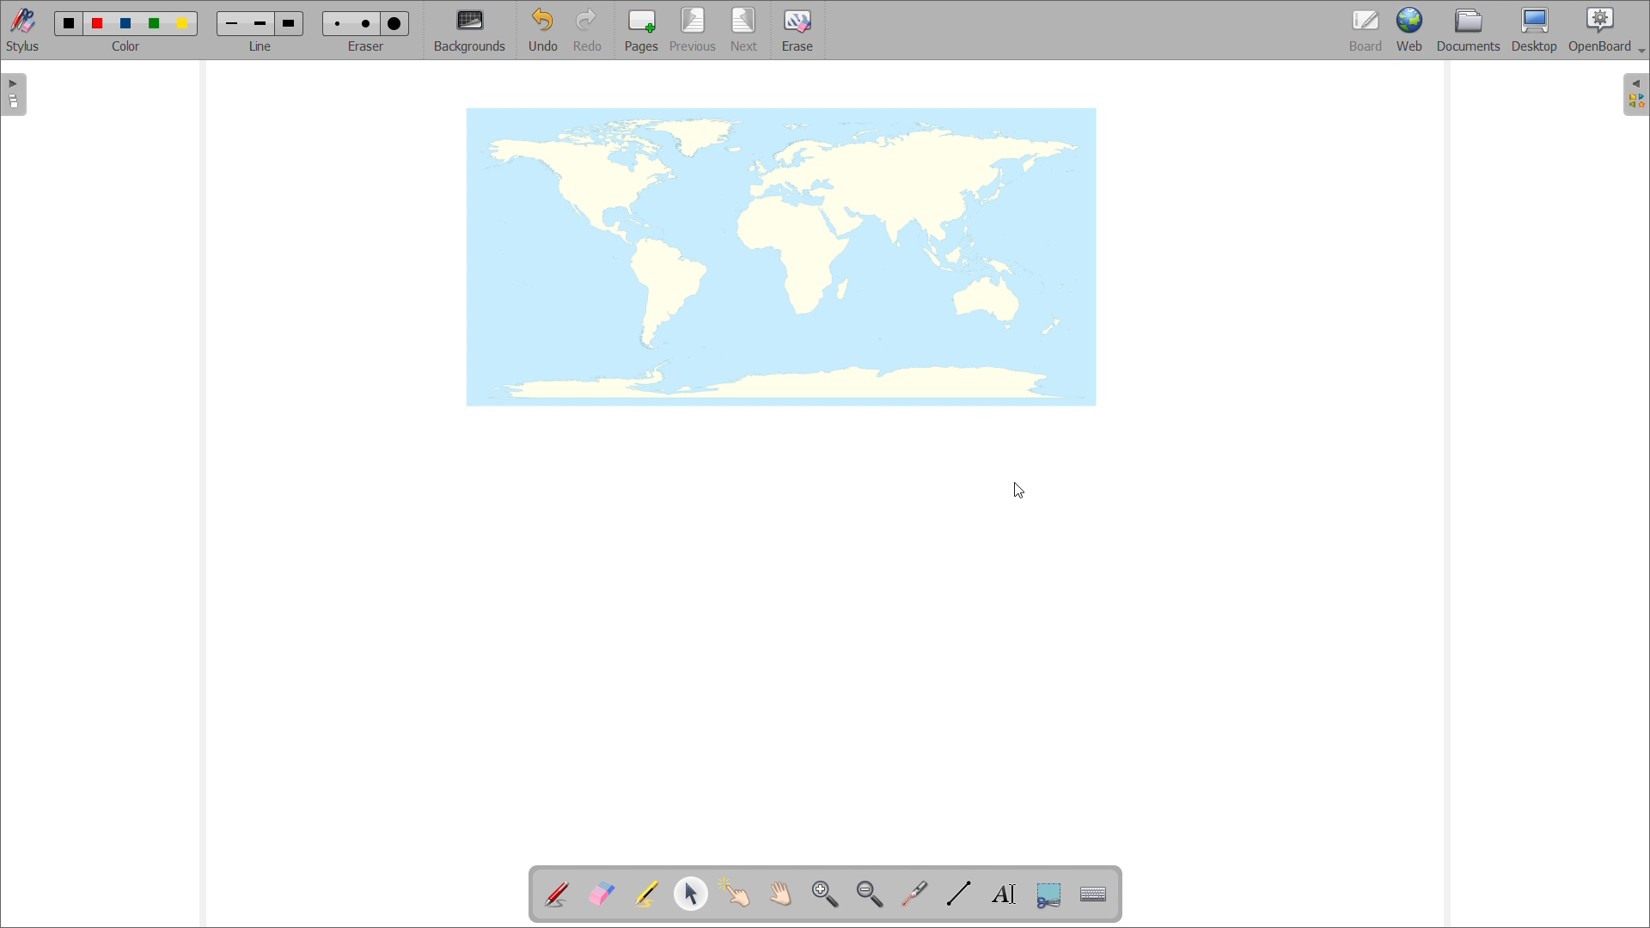 The image size is (1650, 928). Describe the element at coordinates (1050, 894) in the screenshot. I see `capture part of the screen` at that location.